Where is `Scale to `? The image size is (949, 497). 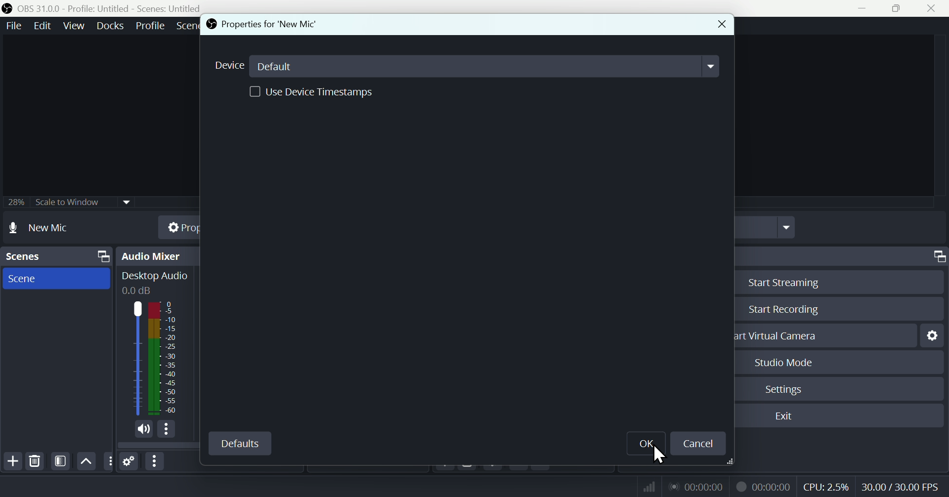 Scale to  is located at coordinates (65, 204).